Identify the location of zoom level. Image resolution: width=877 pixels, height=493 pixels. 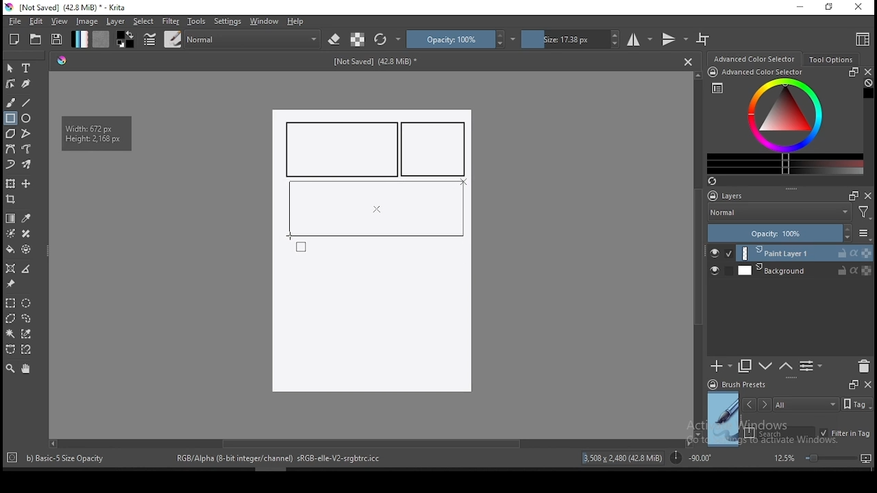
(822, 457).